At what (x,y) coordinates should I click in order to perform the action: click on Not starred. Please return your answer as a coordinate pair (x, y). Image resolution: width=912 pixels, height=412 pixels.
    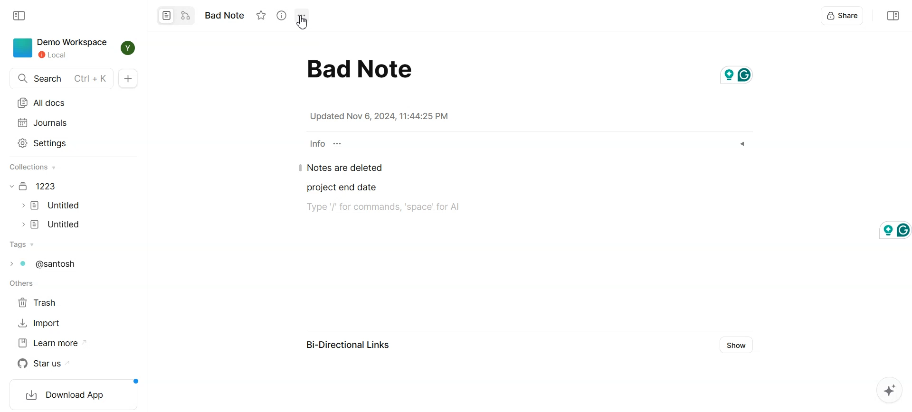
    Looking at the image, I should click on (261, 15).